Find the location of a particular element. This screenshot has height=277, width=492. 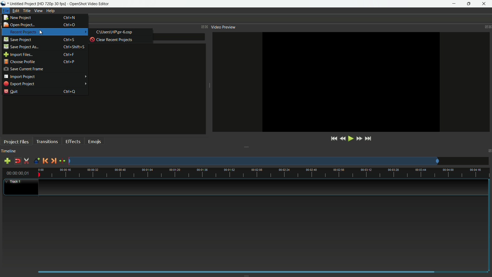

track 1 is located at coordinates (15, 181).